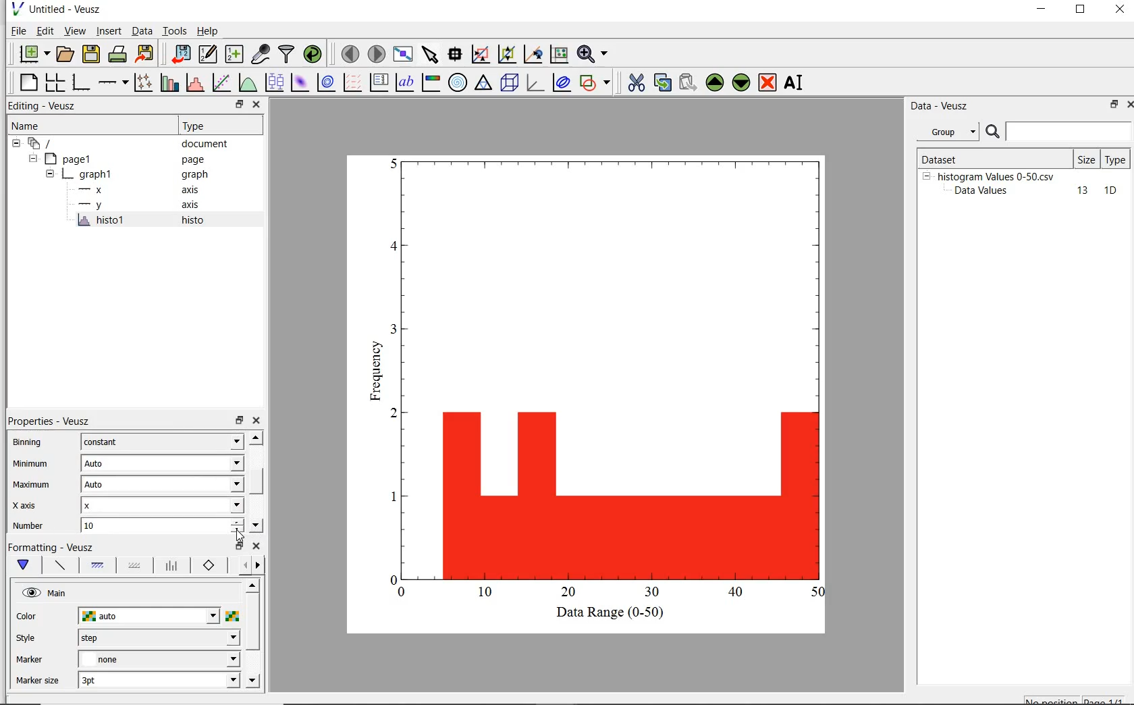  What do you see at coordinates (996, 176) in the screenshot?
I see `histogram Values 0-50.csv` at bounding box center [996, 176].